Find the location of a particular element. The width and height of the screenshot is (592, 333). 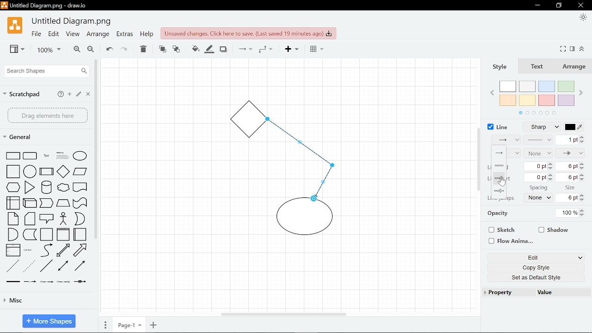

6pt is located at coordinates (569, 198).